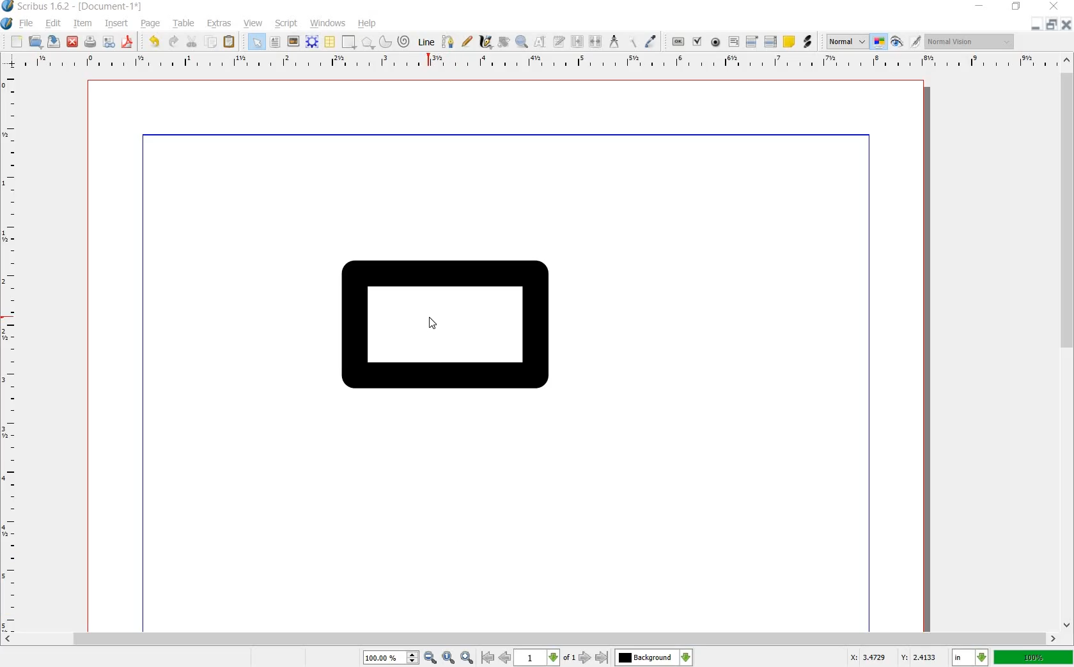 The height and width of the screenshot is (667, 1074). What do you see at coordinates (504, 42) in the screenshot?
I see `rotate item` at bounding box center [504, 42].